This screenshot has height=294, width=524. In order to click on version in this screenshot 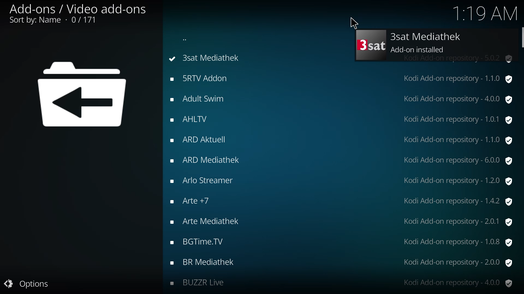, I will do `click(455, 161)`.